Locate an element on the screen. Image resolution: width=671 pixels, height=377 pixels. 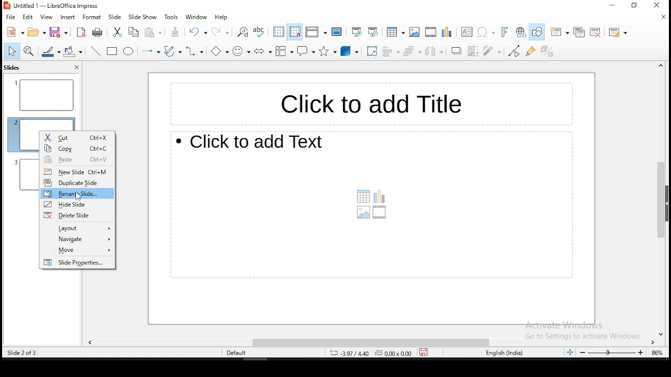
redo is located at coordinates (221, 31).